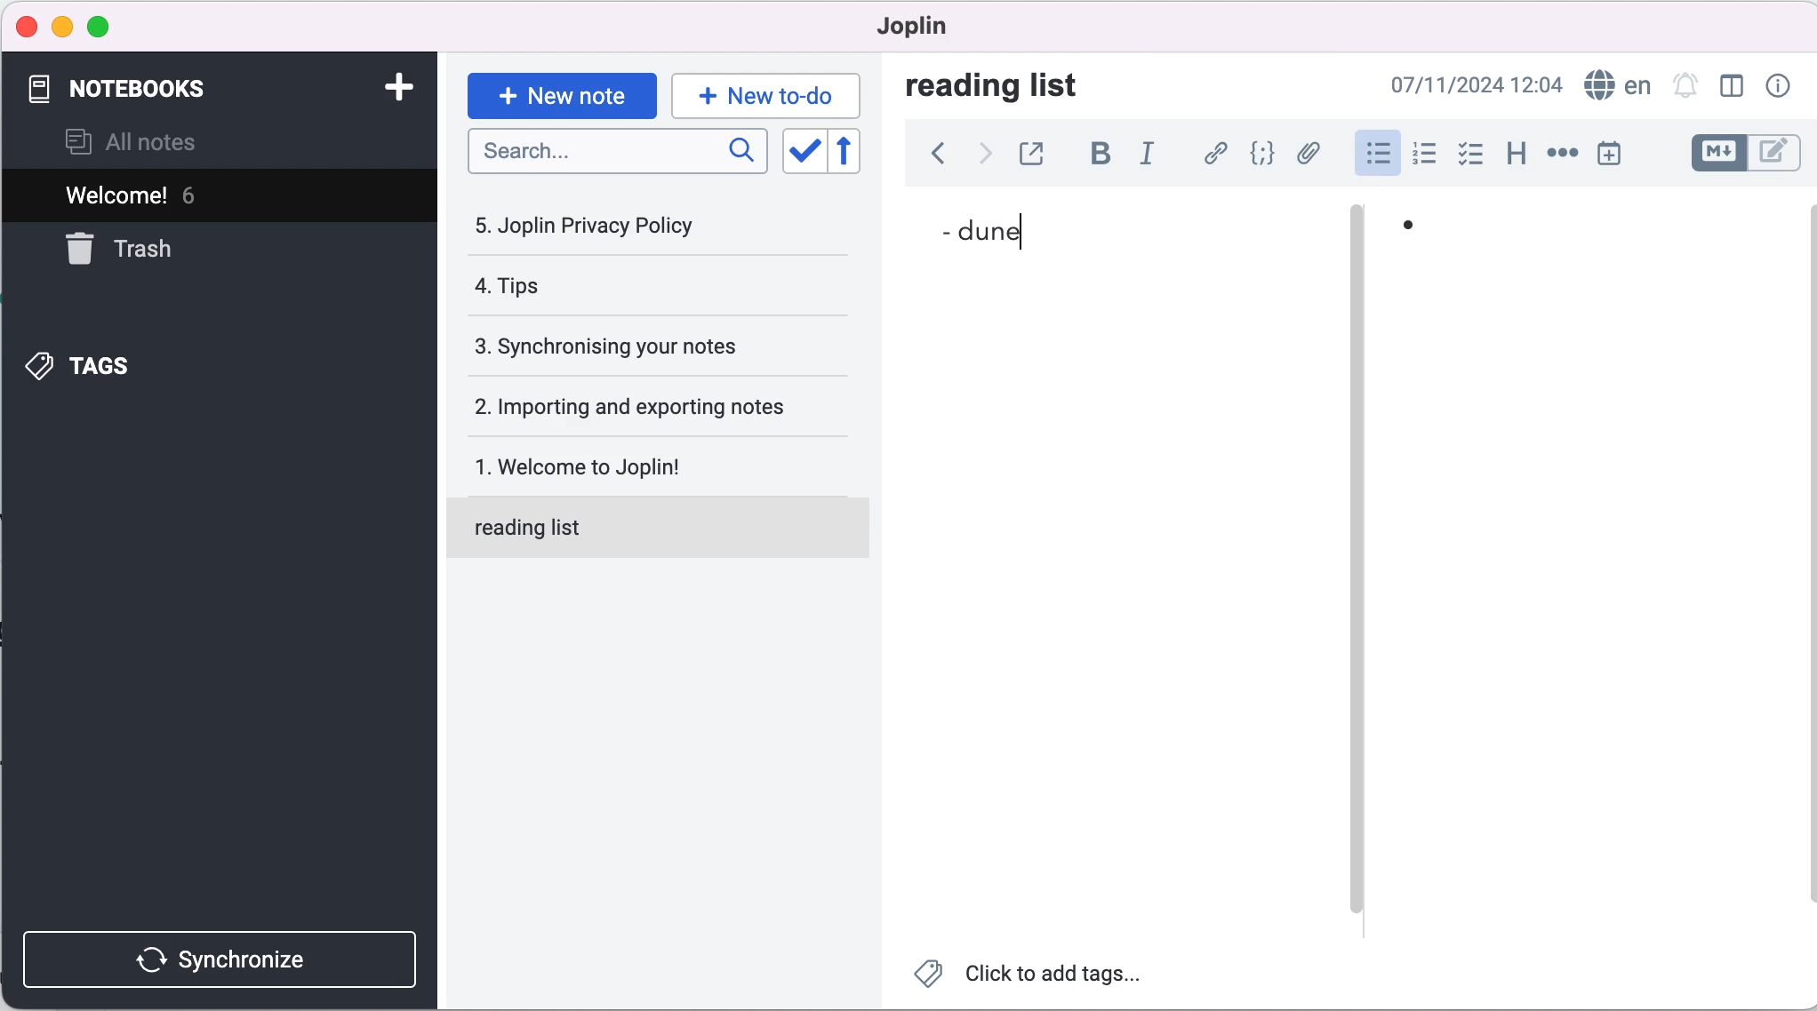 This screenshot has width=1817, height=1011. What do you see at coordinates (1043, 227) in the screenshot?
I see `dune` at bounding box center [1043, 227].